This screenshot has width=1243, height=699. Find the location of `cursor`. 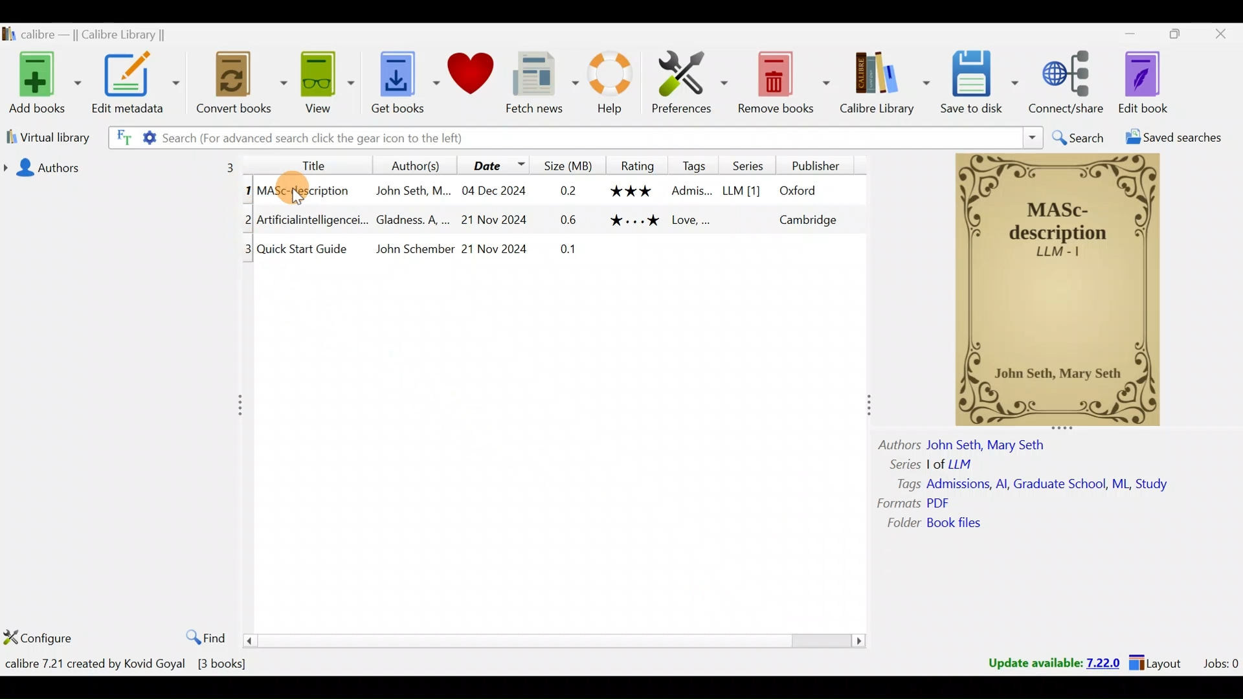

cursor is located at coordinates (301, 197).